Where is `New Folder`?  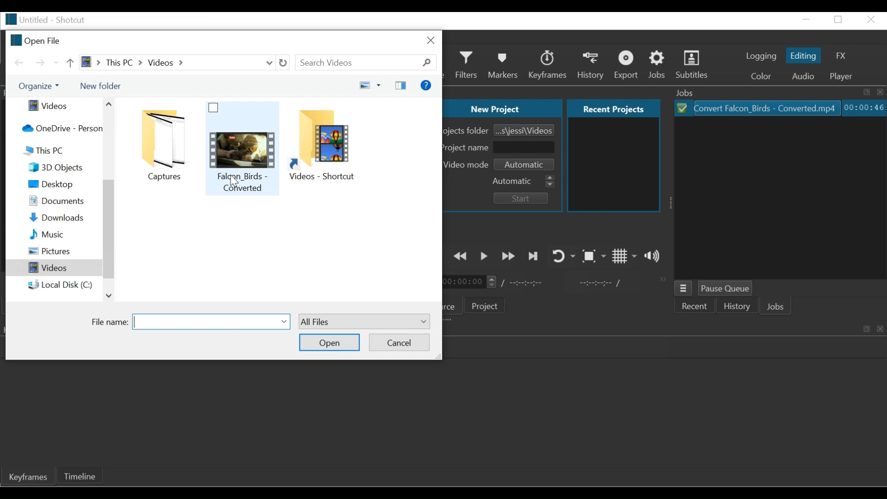 New Folder is located at coordinates (99, 85).